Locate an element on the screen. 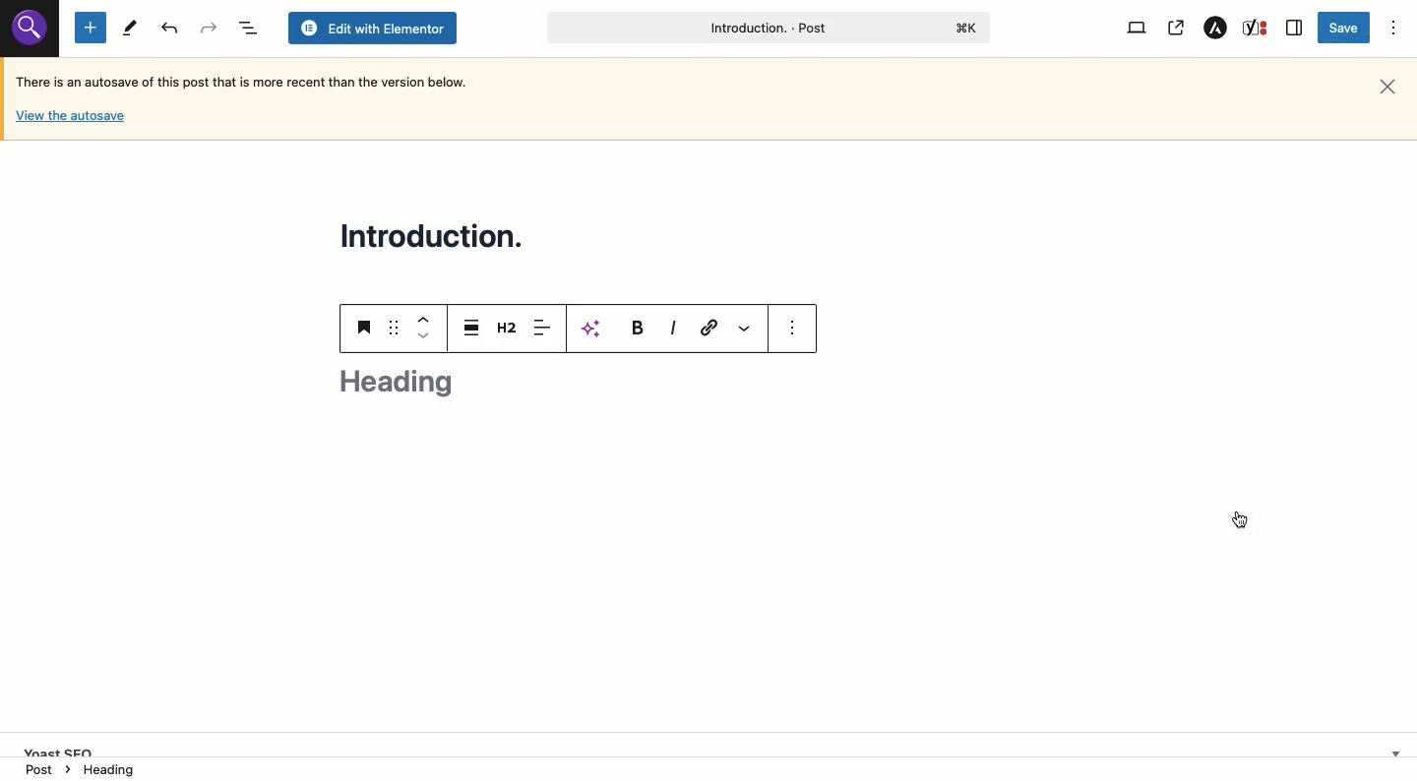  Options is located at coordinates (1394, 29).